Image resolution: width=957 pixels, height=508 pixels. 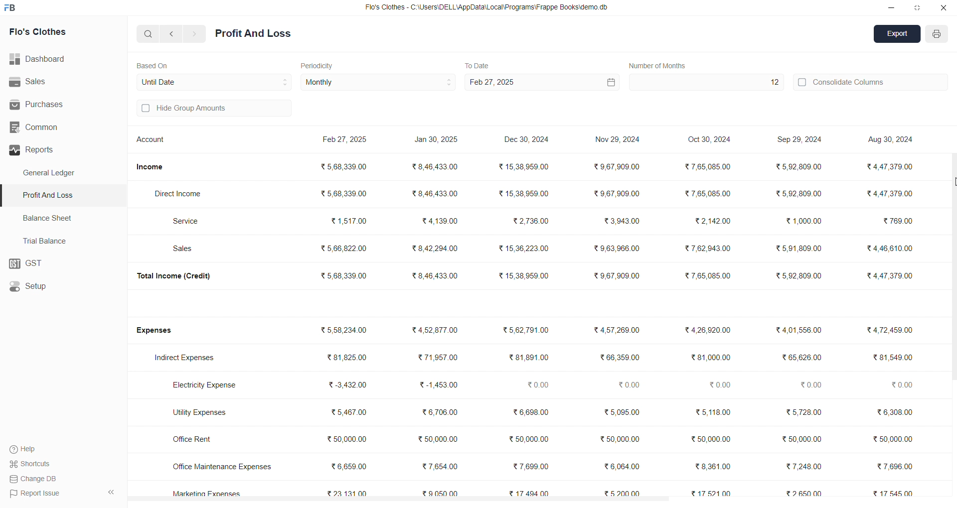 I want to click on ₹-1,453.00, so click(x=437, y=384).